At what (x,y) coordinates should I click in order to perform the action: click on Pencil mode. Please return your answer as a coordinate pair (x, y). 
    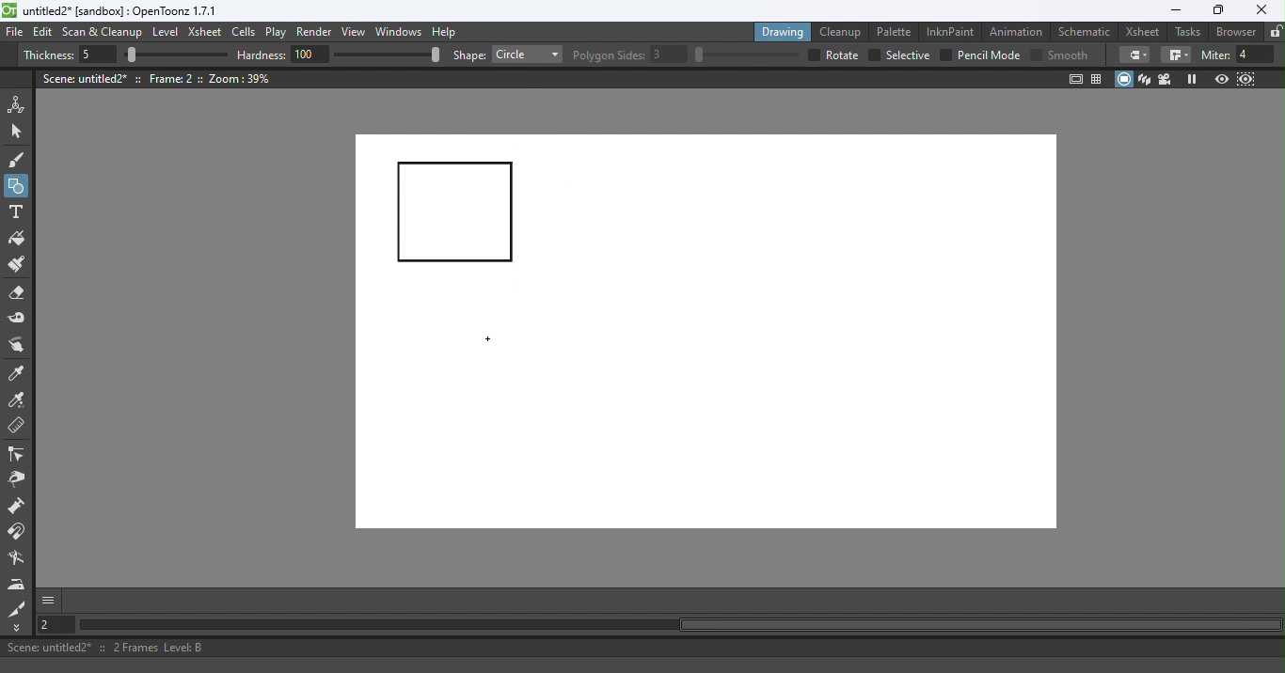
    Looking at the image, I should click on (988, 55).